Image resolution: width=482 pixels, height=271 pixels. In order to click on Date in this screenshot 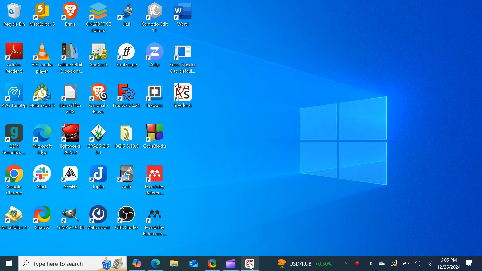, I will do `click(449, 267)`.